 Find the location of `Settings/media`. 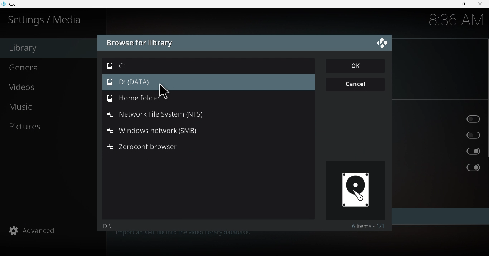

Settings/media is located at coordinates (47, 20).